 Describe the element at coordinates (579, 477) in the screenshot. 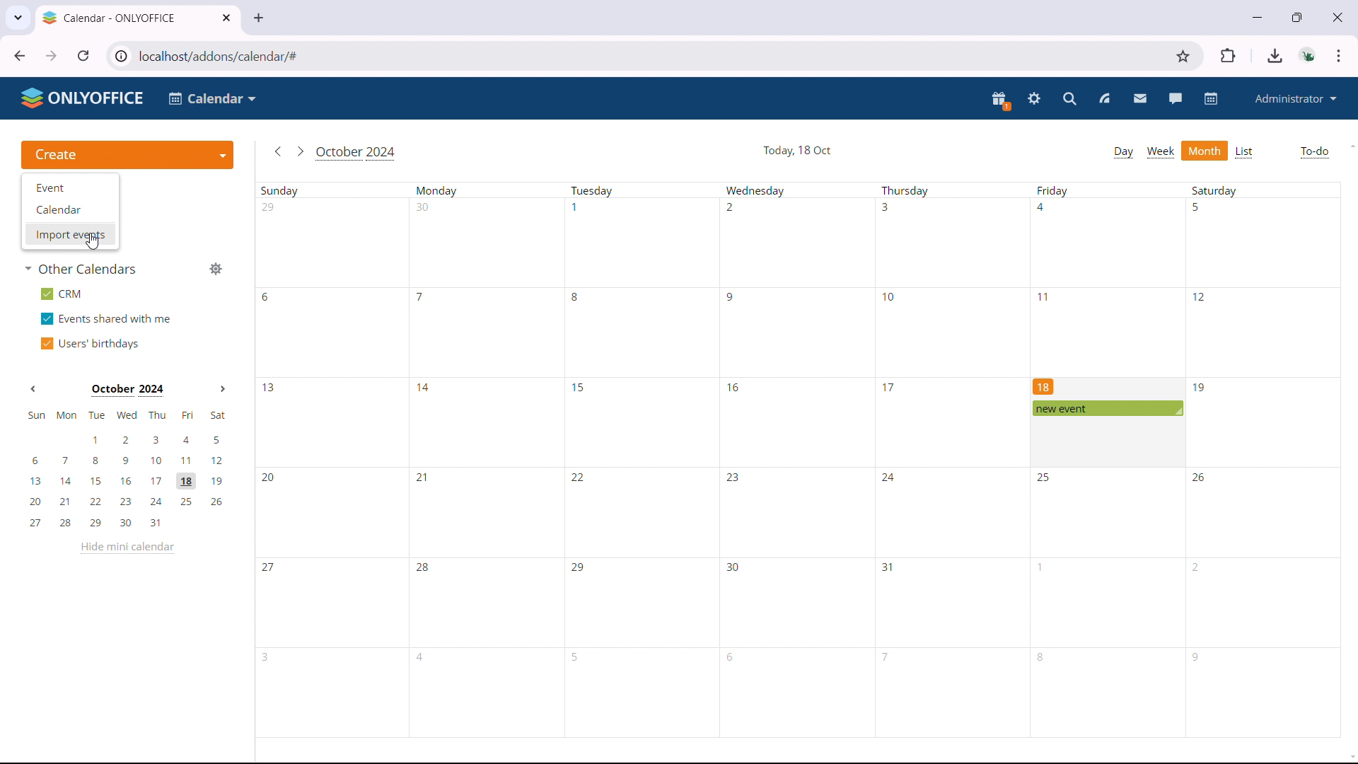

I see `22` at that location.